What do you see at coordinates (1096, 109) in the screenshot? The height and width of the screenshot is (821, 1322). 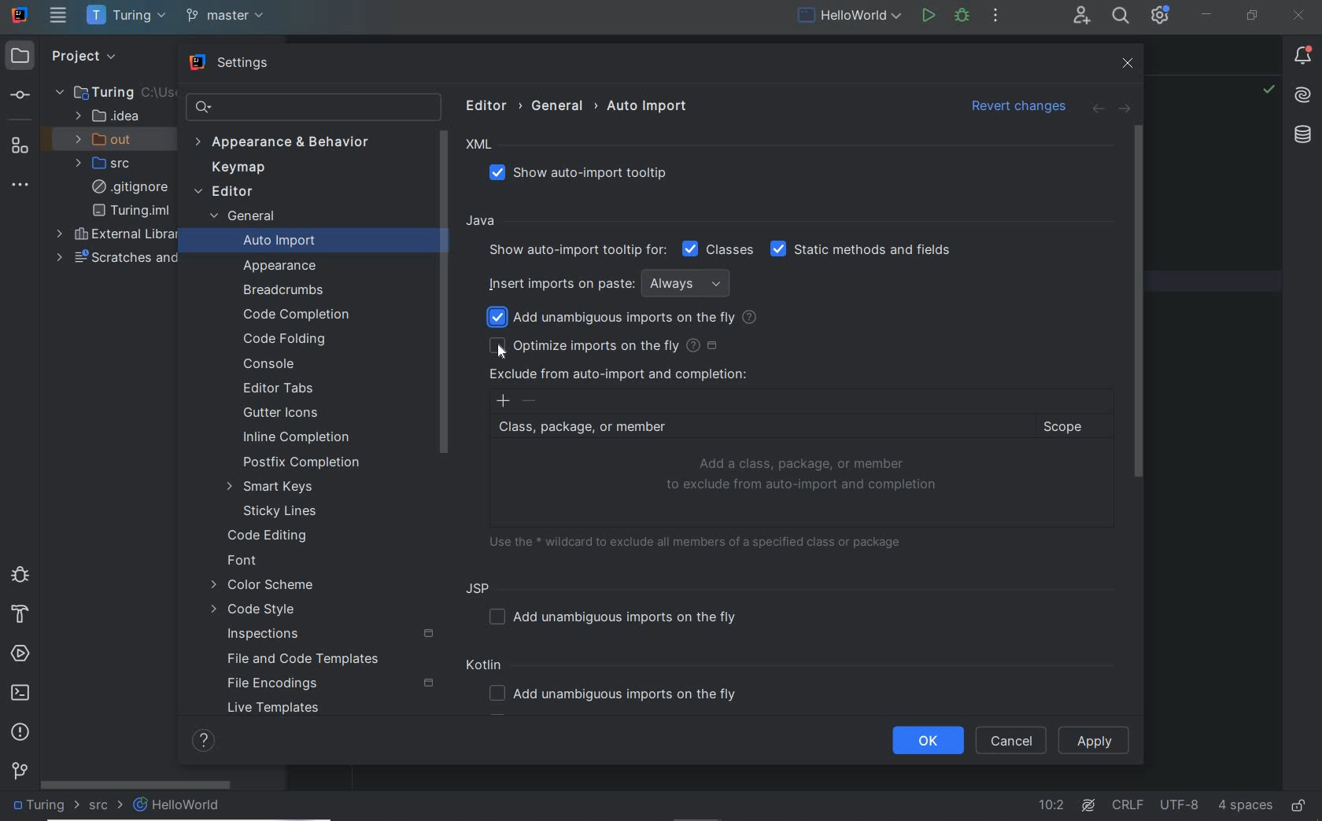 I see `back` at bounding box center [1096, 109].